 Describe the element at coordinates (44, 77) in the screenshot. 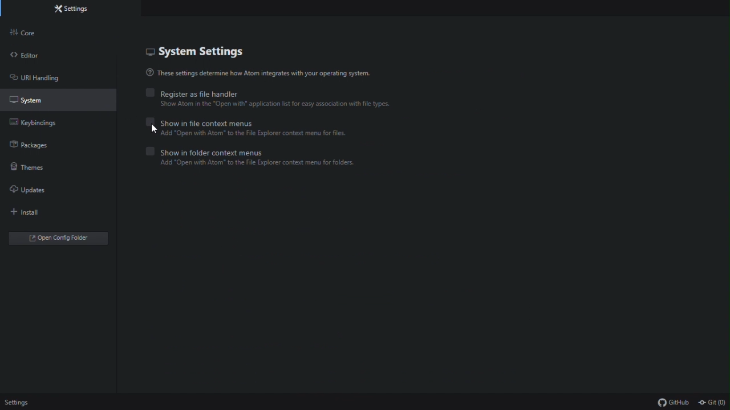

I see `URL handling` at that location.